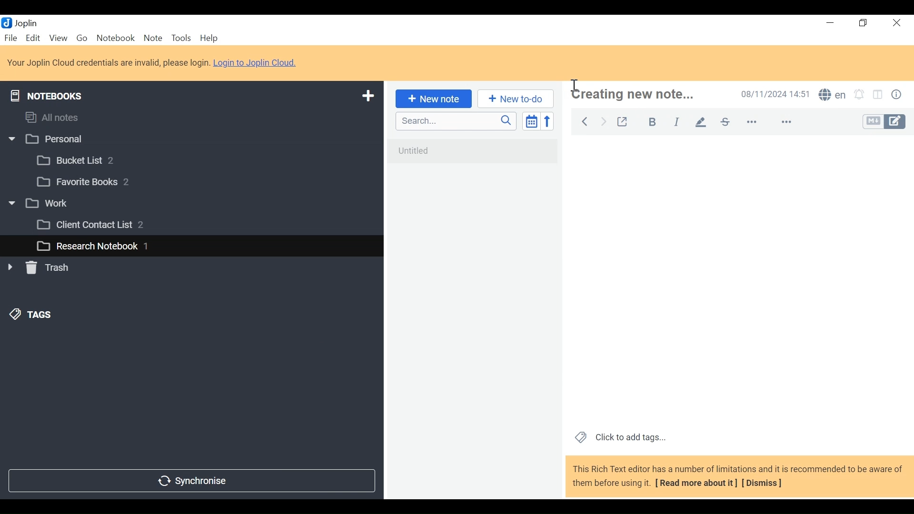 The height and width of the screenshot is (514, 914). I want to click on Help, so click(210, 39).